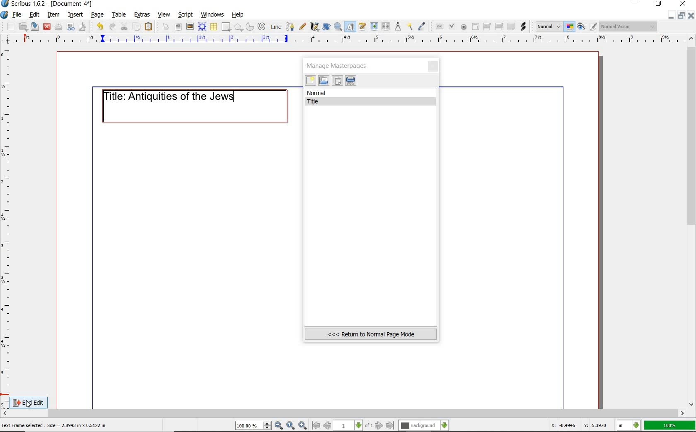  What do you see at coordinates (310, 82) in the screenshot?
I see `new` at bounding box center [310, 82].